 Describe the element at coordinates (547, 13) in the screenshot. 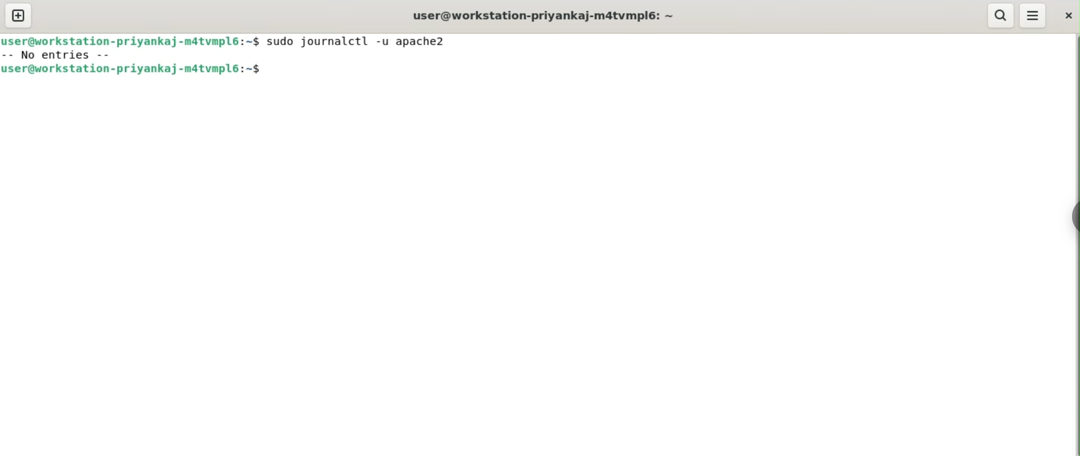

I see `user@workstation-priyankaj-m4tvmpl6:~` at that location.